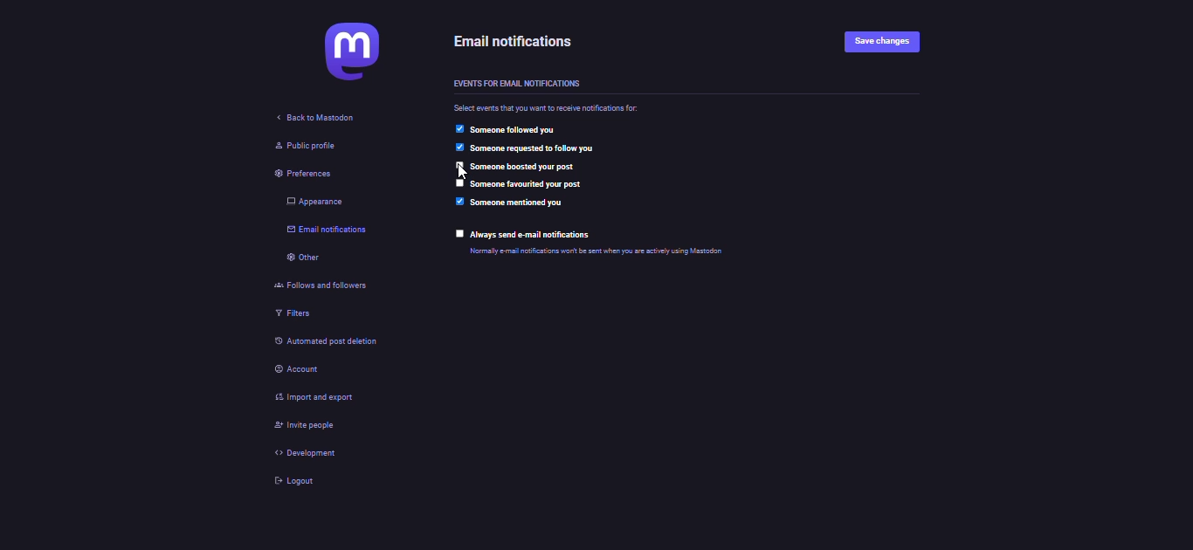 The height and width of the screenshot is (550, 1193). Describe the element at coordinates (459, 182) in the screenshot. I see `click to enable` at that location.